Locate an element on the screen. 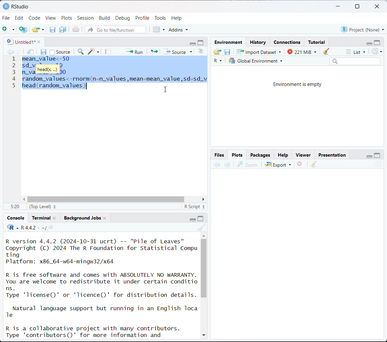  print the current file is located at coordinates (76, 29).